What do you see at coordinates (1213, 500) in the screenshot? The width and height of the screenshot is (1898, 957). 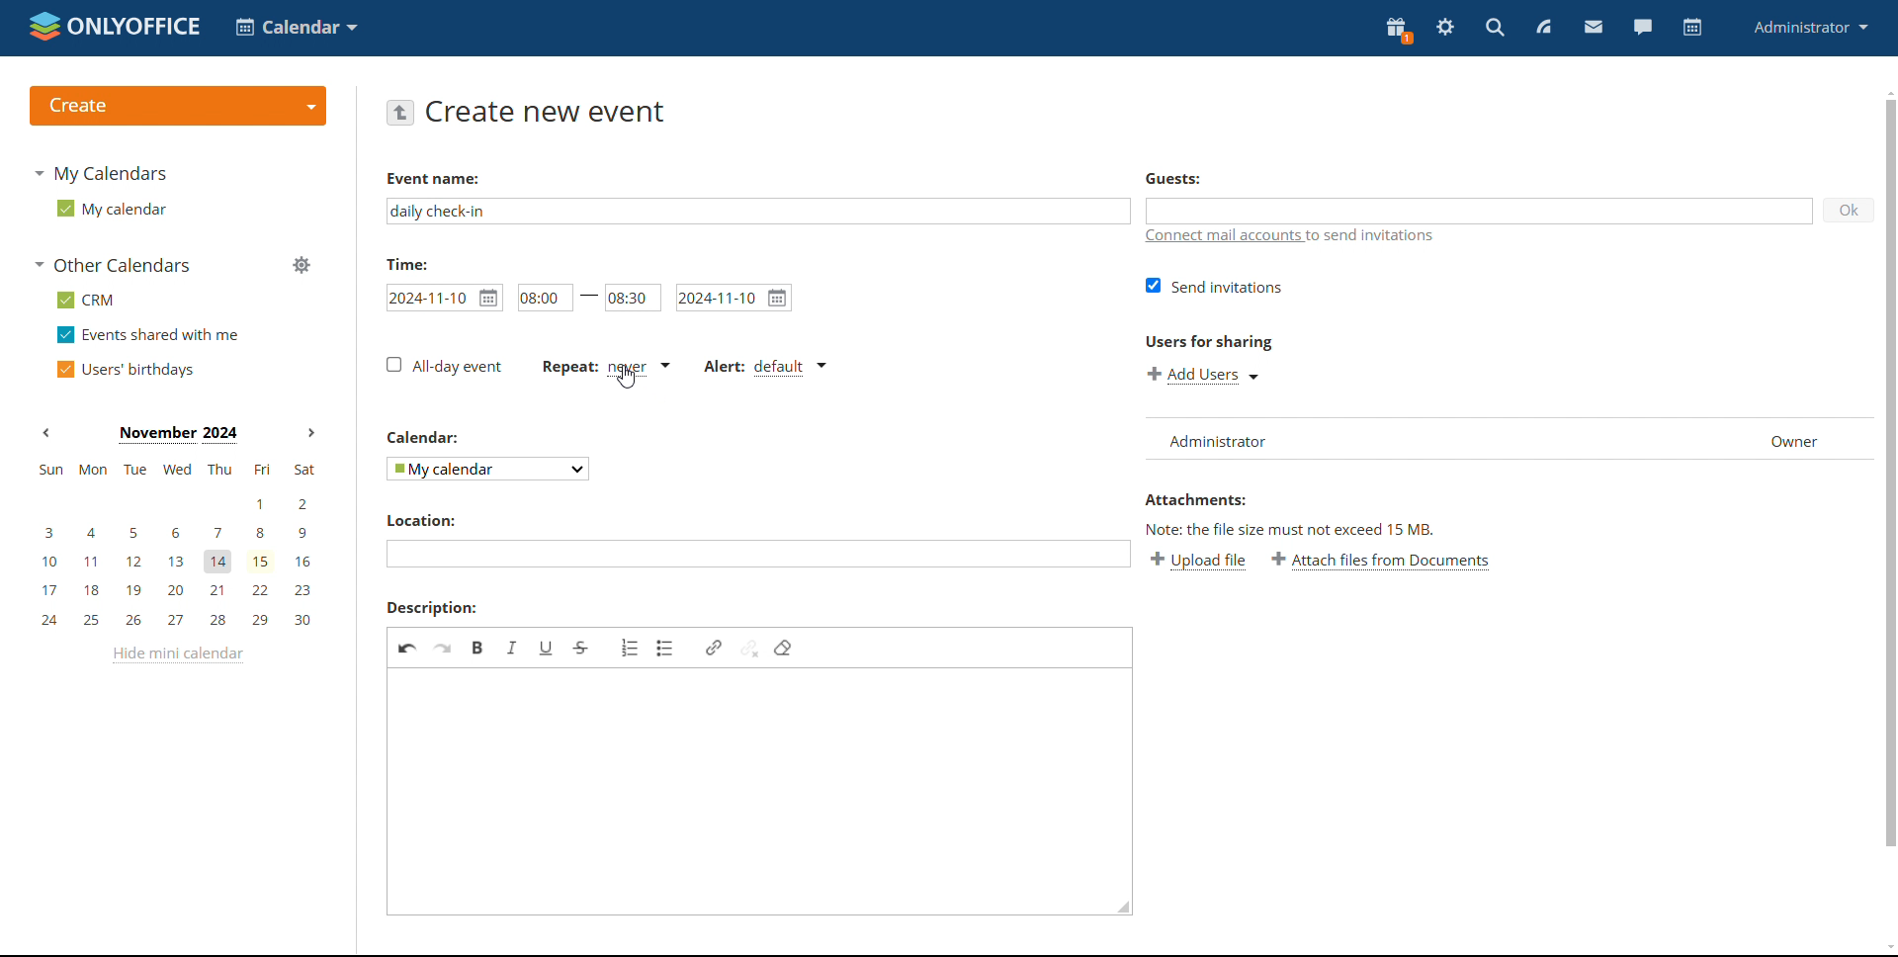 I see `attachment:` at bounding box center [1213, 500].